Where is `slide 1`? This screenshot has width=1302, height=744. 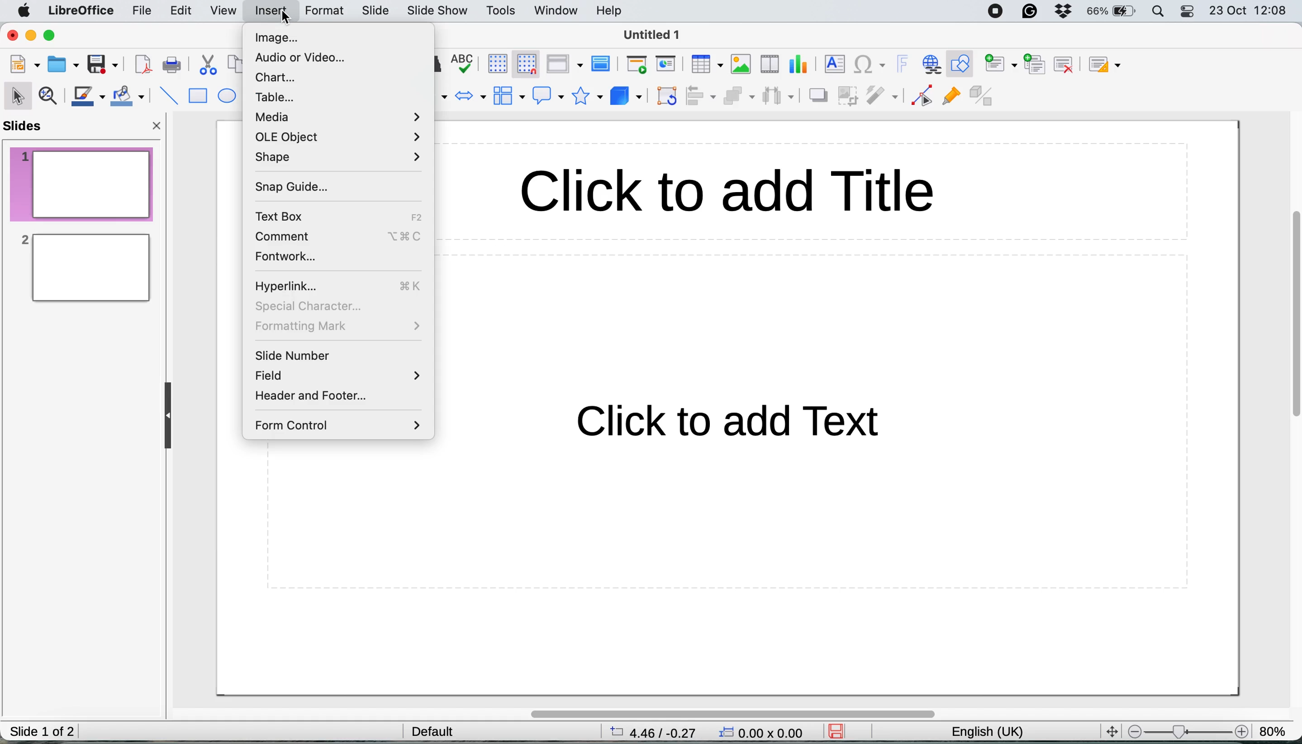 slide 1 is located at coordinates (82, 183).